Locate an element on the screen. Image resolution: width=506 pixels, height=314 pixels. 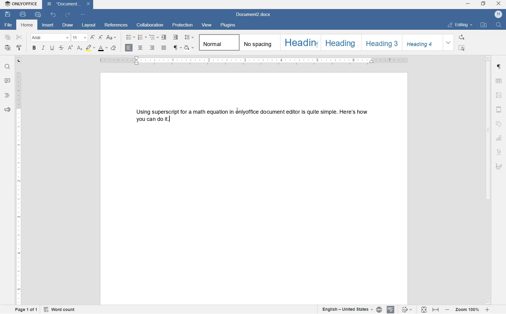
underline is located at coordinates (52, 48).